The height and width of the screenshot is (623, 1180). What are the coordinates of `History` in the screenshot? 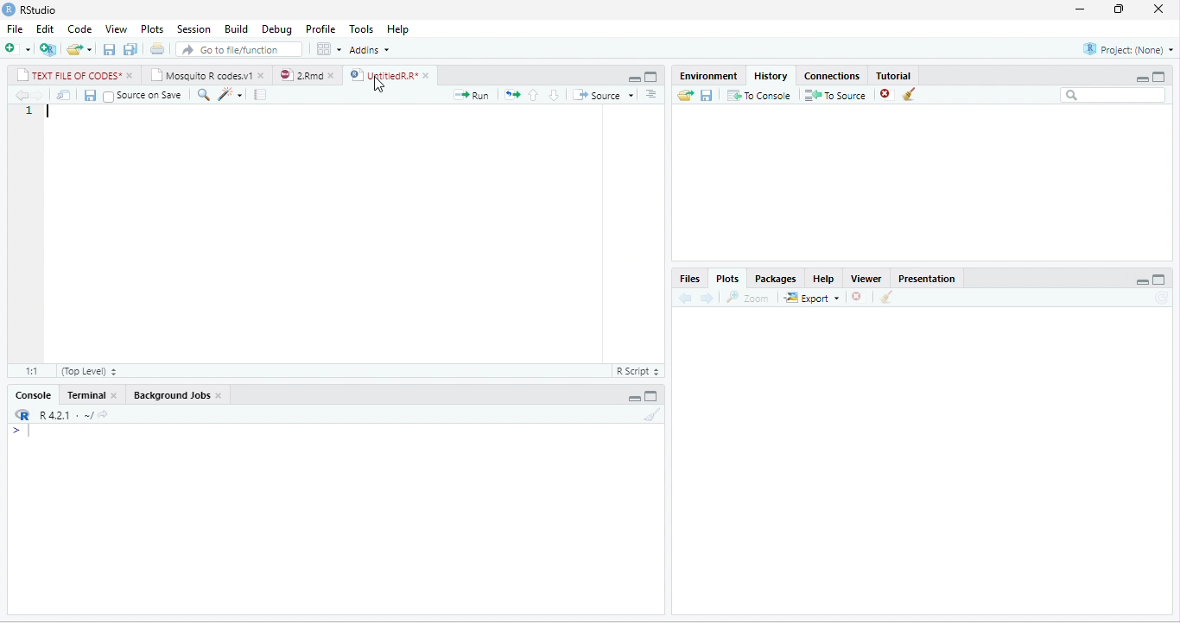 It's located at (771, 76).